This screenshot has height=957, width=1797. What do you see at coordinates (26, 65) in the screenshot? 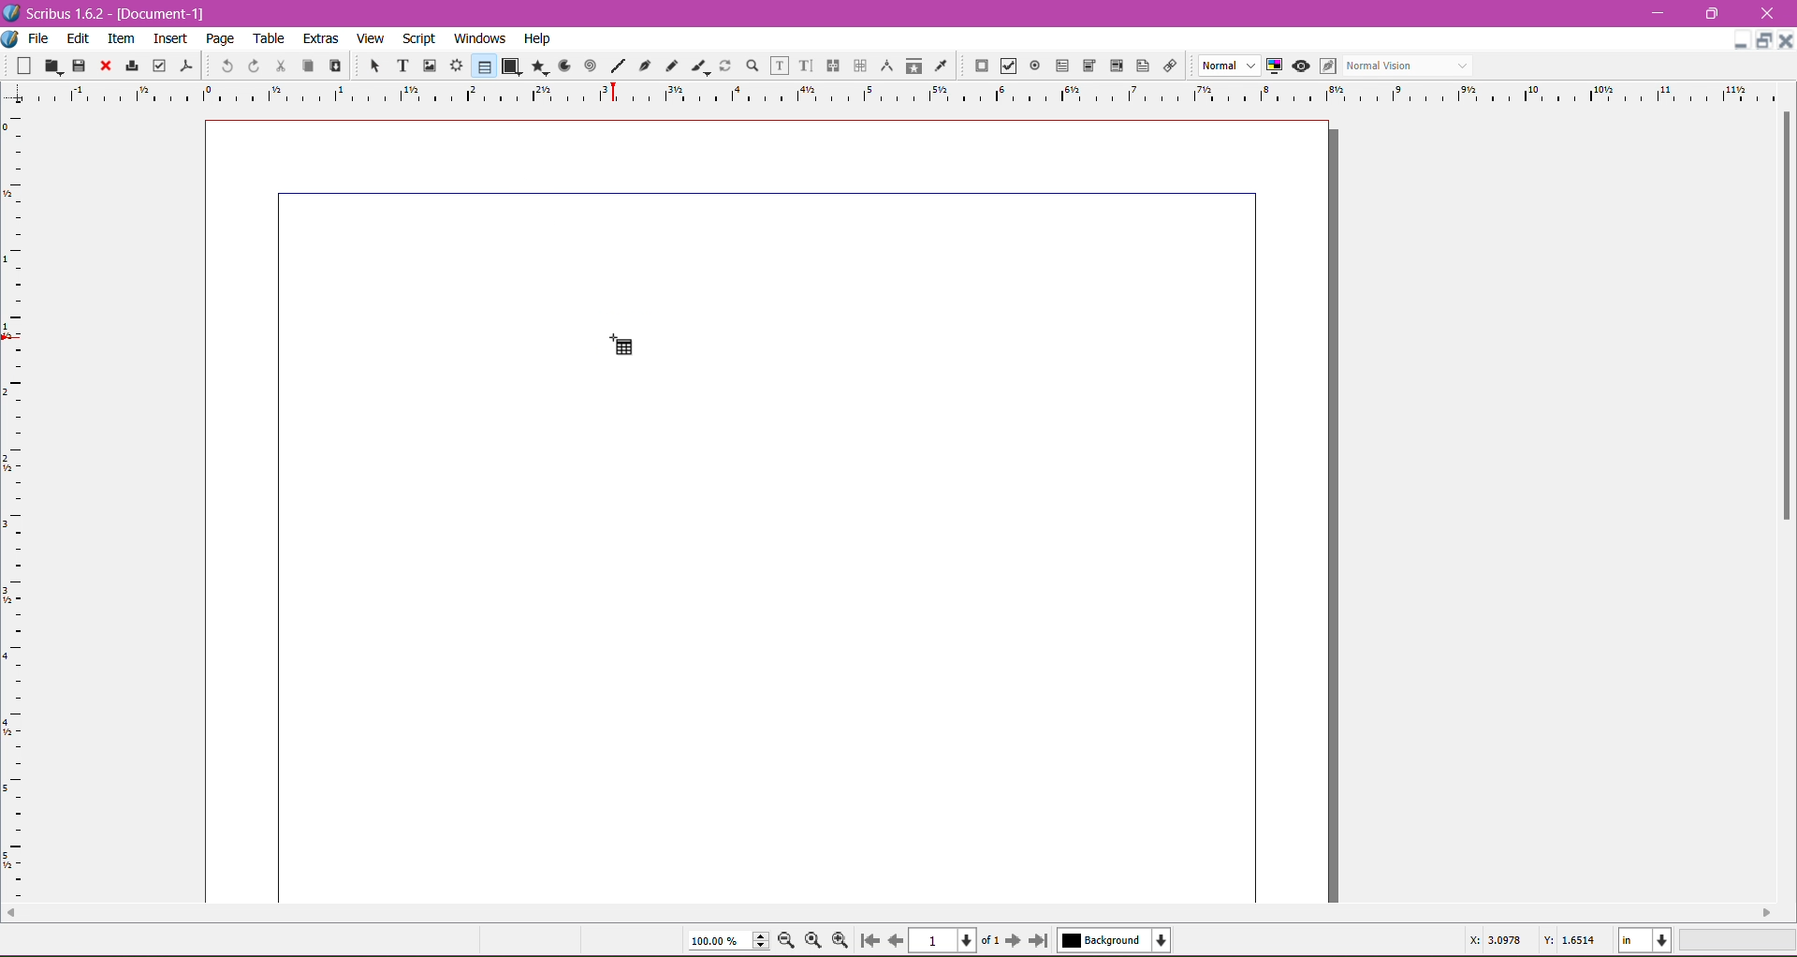
I see `New` at bounding box center [26, 65].